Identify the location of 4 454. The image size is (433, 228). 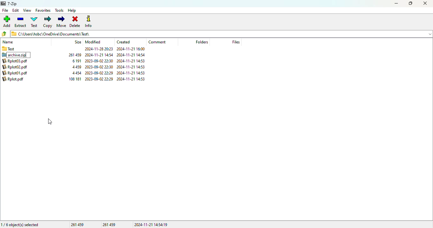
(77, 73).